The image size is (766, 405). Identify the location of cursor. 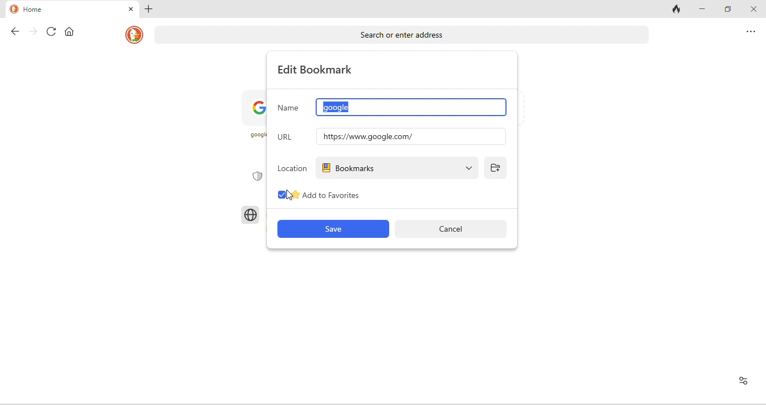
(290, 194).